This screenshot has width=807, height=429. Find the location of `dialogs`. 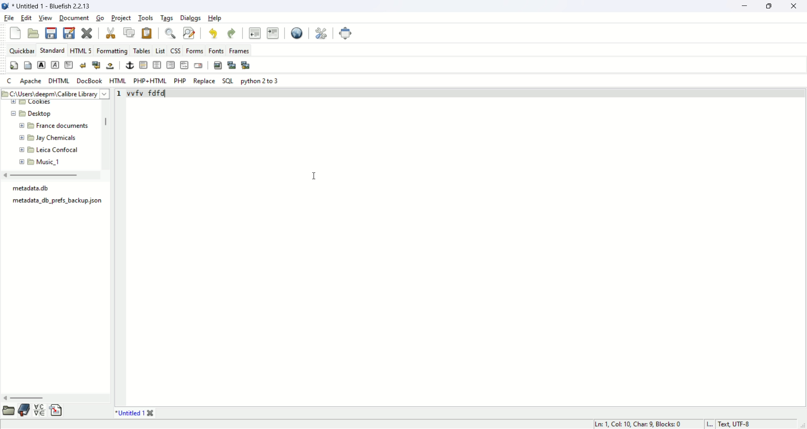

dialogs is located at coordinates (191, 19).